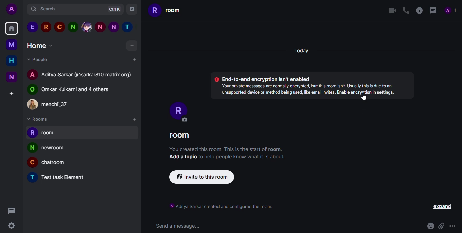  Describe the element at coordinates (41, 45) in the screenshot. I see `home` at that location.